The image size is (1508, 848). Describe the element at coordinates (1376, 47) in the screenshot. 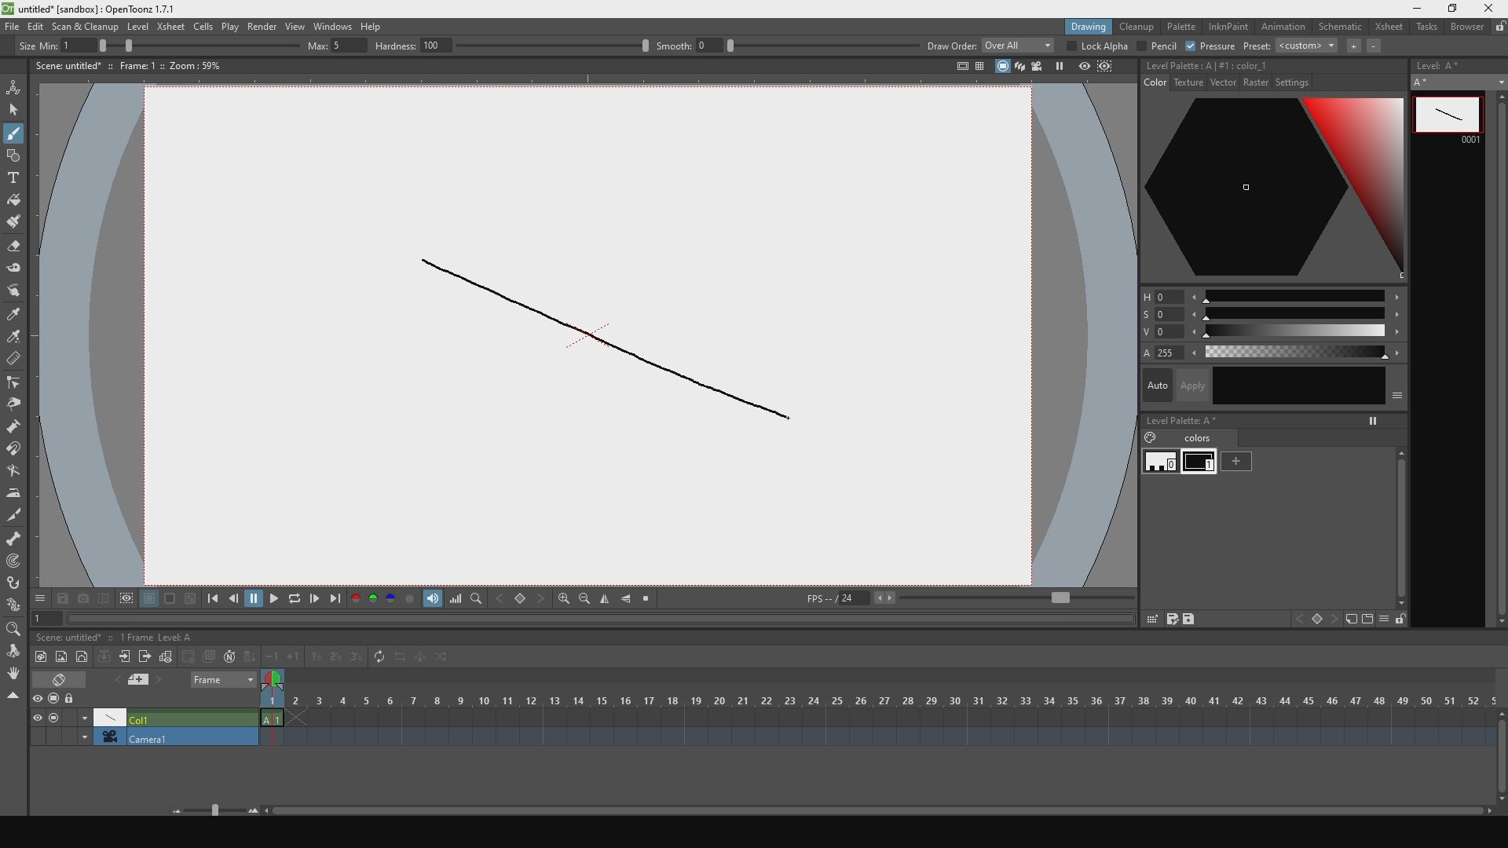

I see `` at that location.